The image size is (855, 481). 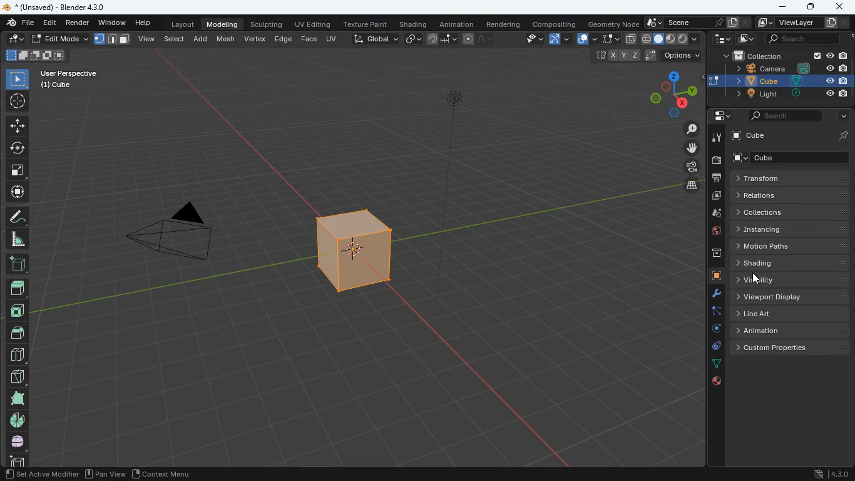 What do you see at coordinates (18, 240) in the screenshot?
I see `angle` at bounding box center [18, 240].